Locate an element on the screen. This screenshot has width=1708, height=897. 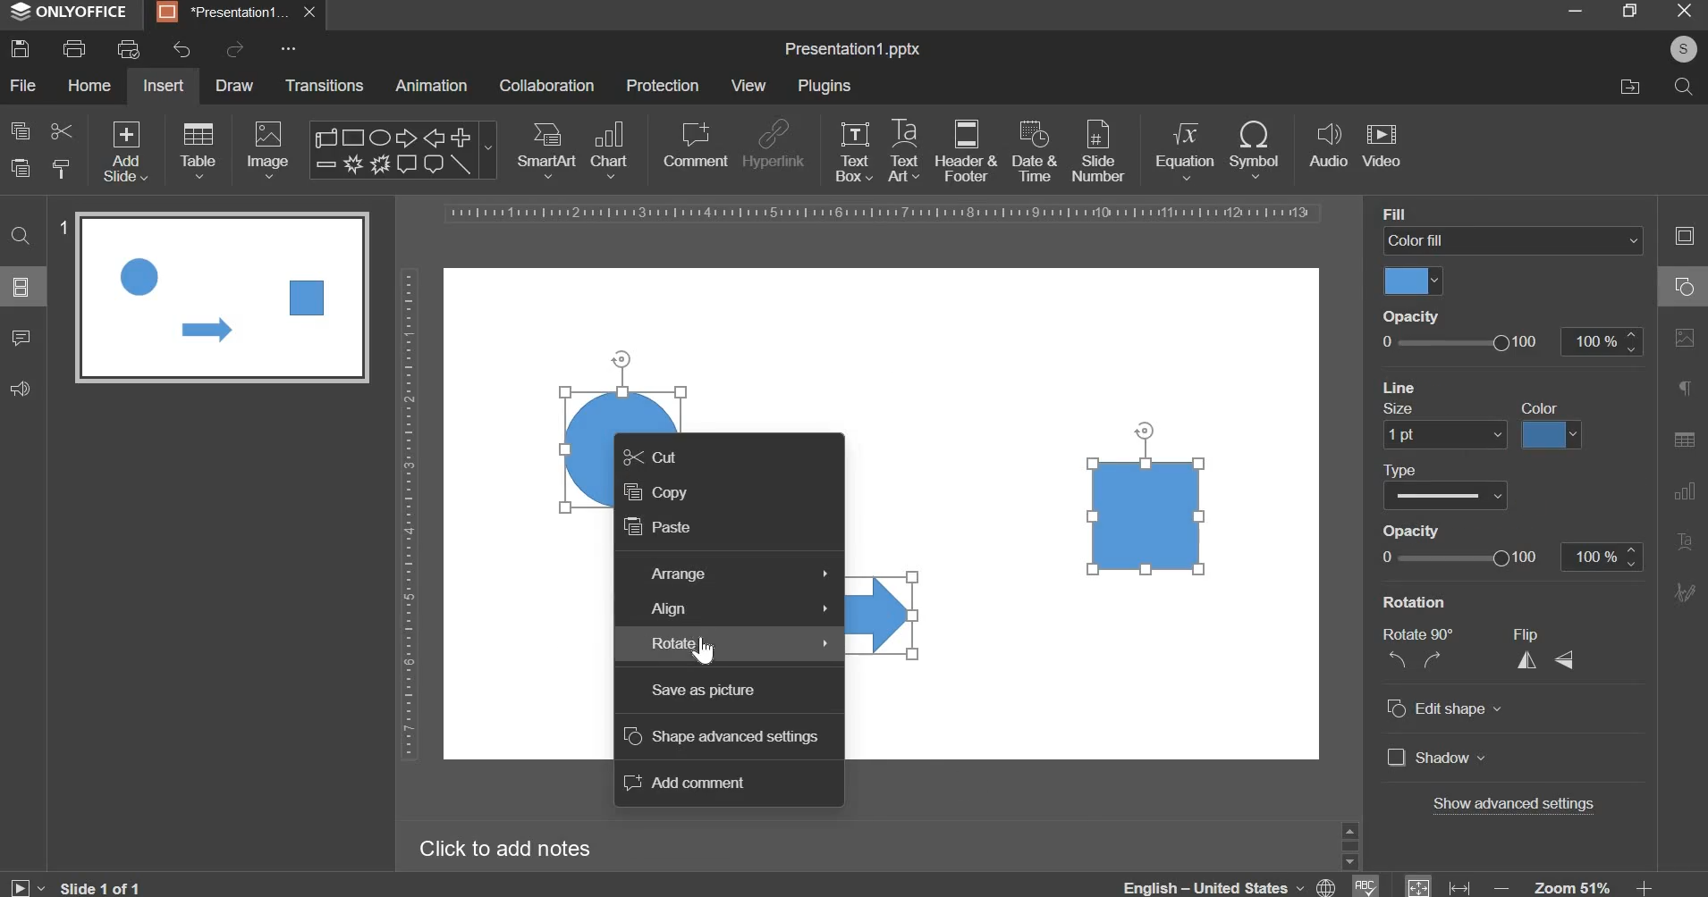
undo is located at coordinates (182, 50).